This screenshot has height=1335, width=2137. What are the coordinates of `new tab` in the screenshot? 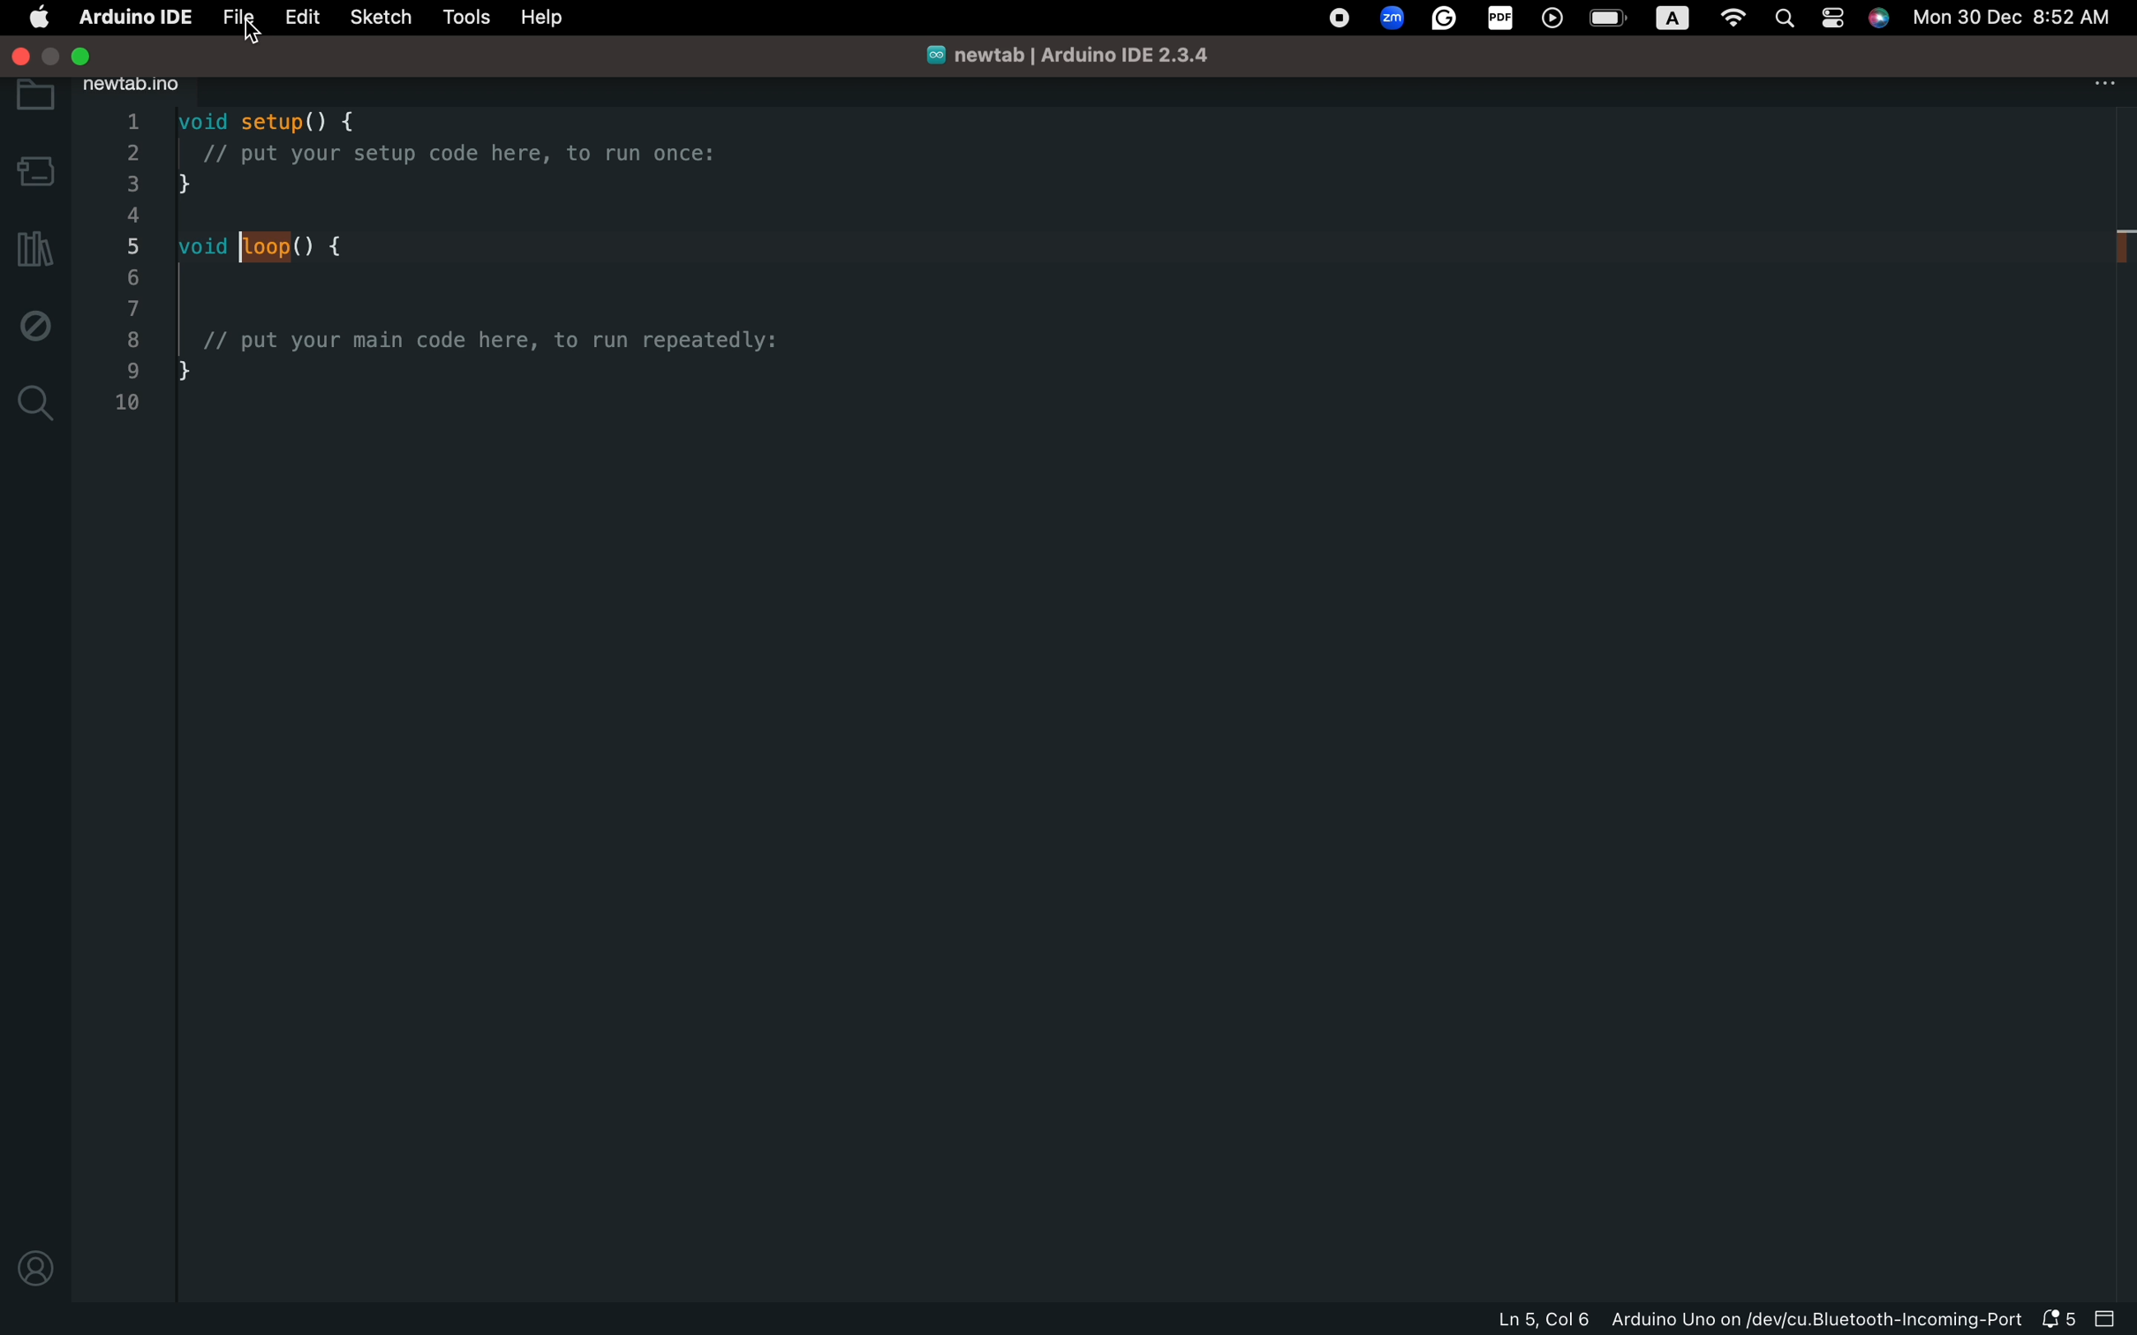 It's located at (131, 82).